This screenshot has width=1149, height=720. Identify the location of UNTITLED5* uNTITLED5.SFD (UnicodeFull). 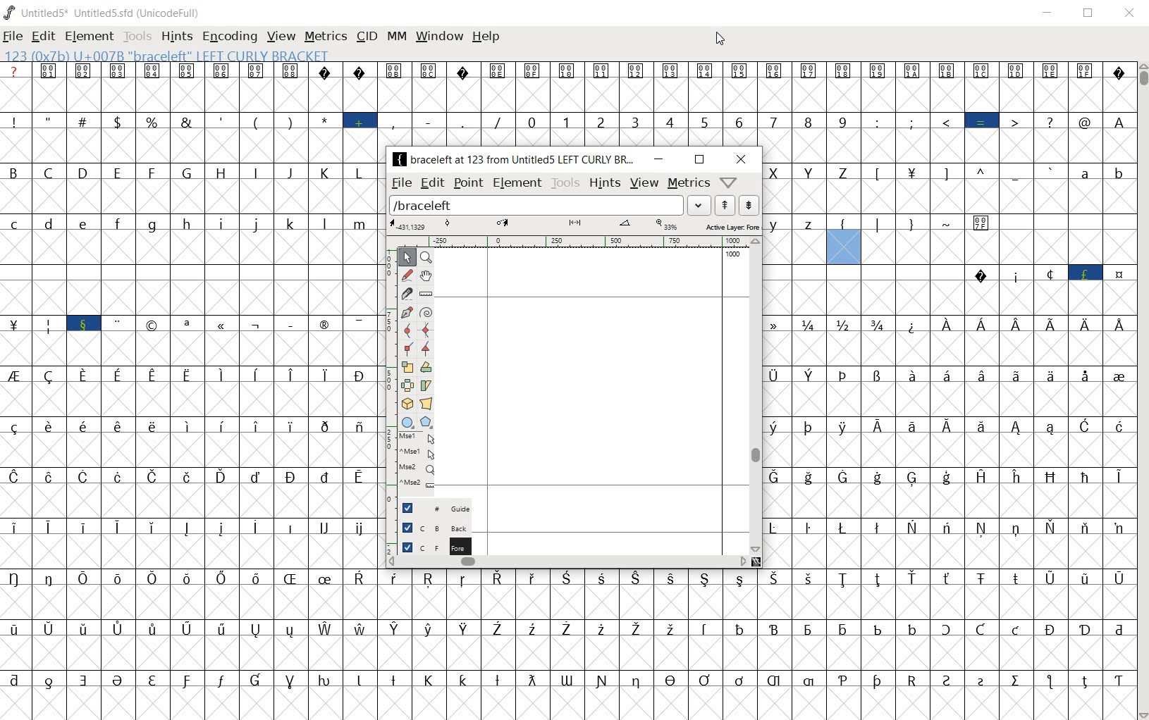
(103, 13).